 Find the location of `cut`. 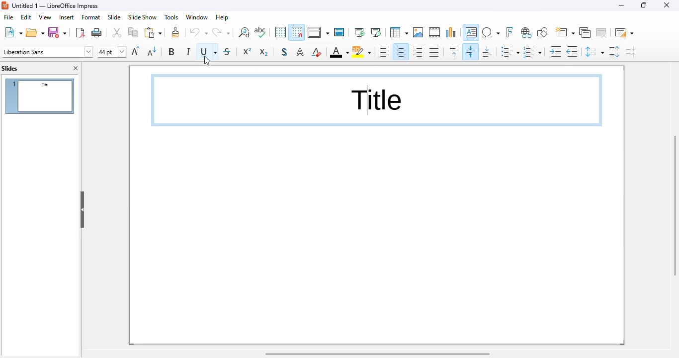

cut is located at coordinates (117, 33).